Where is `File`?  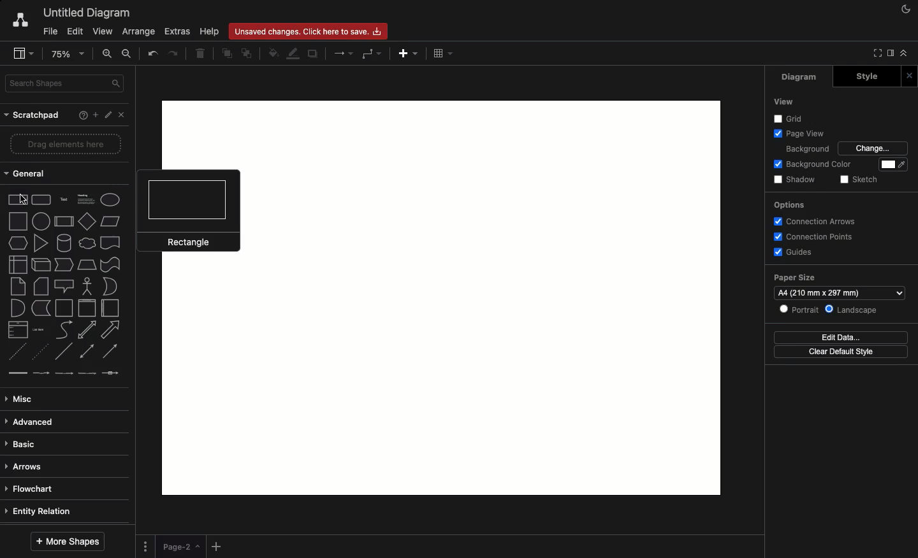 File is located at coordinates (48, 31).